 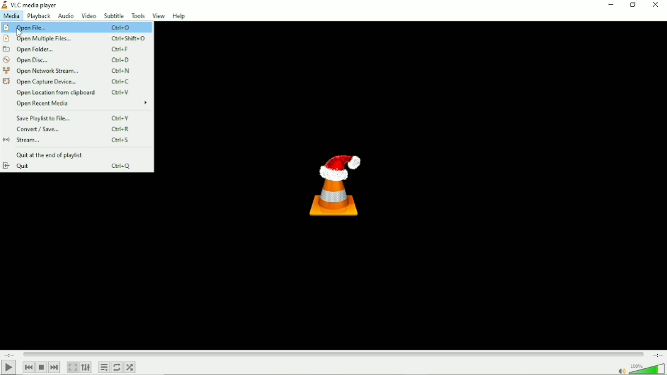 What do you see at coordinates (74, 93) in the screenshot?
I see `Open location from clipboard` at bounding box center [74, 93].